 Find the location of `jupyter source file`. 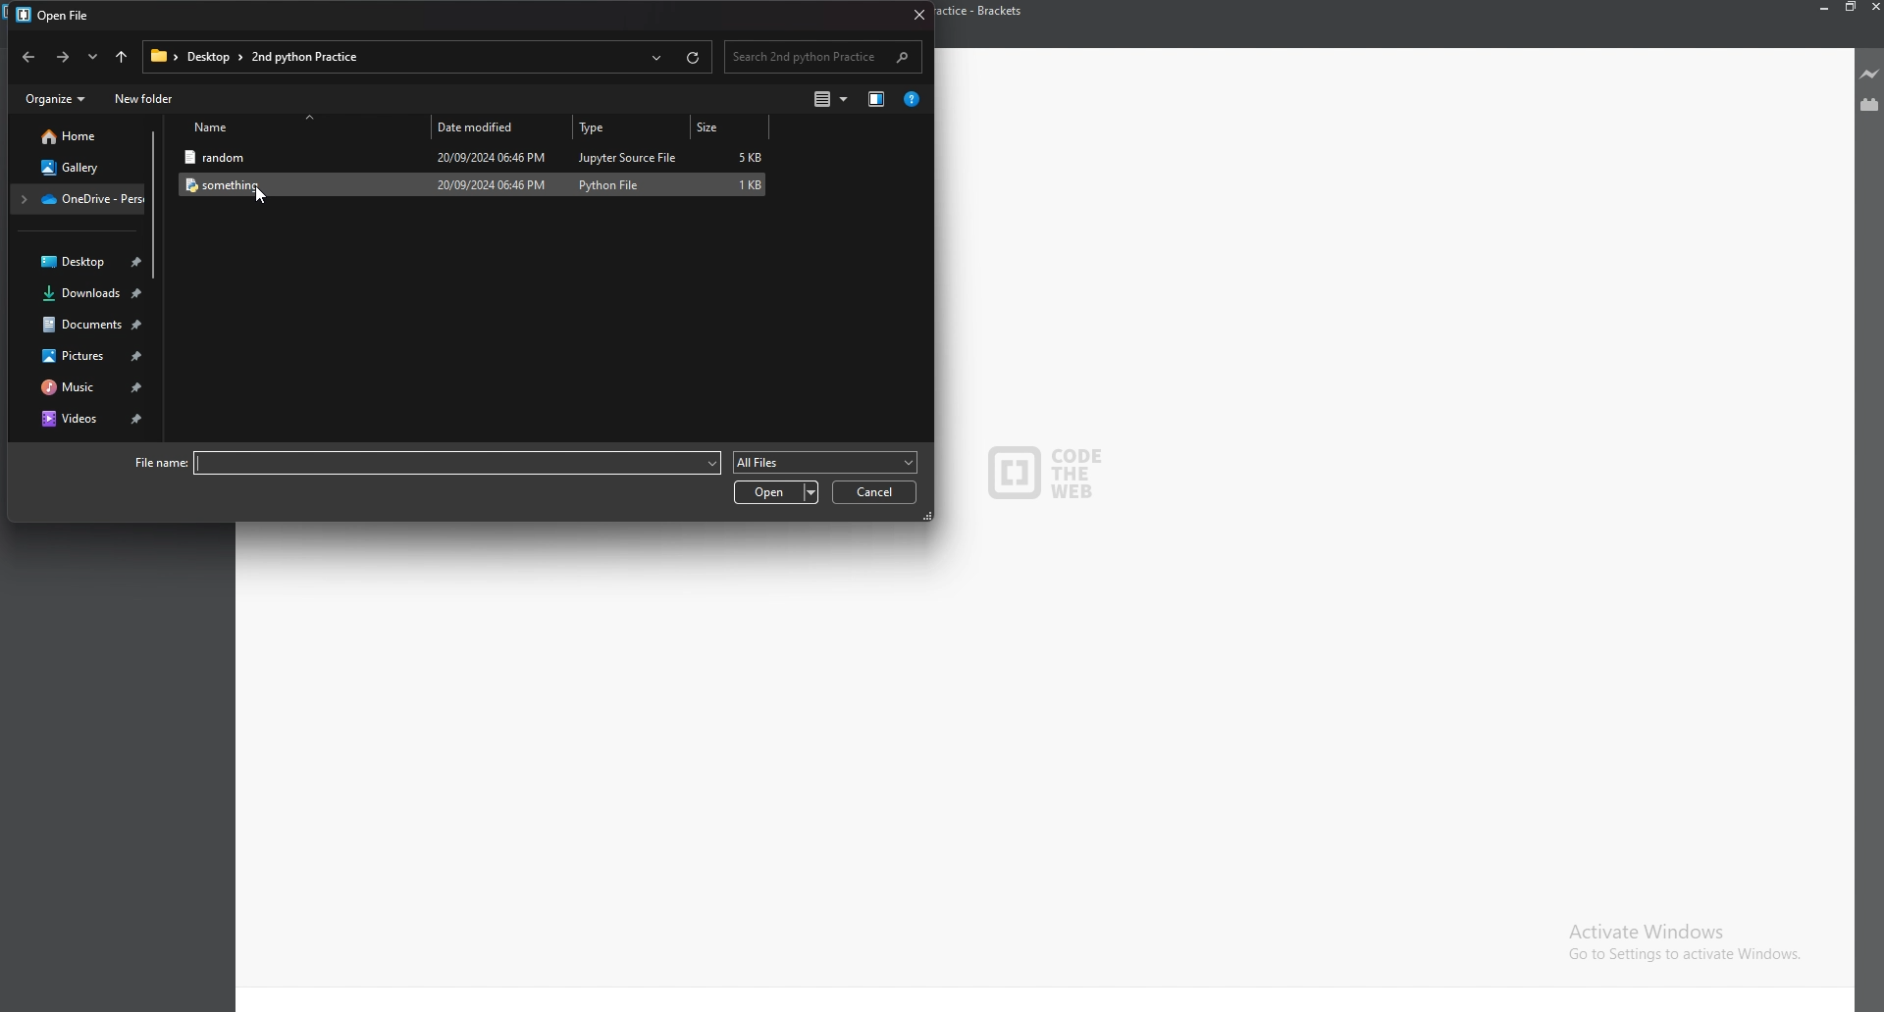

jupyter source file is located at coordinates (628, 157).